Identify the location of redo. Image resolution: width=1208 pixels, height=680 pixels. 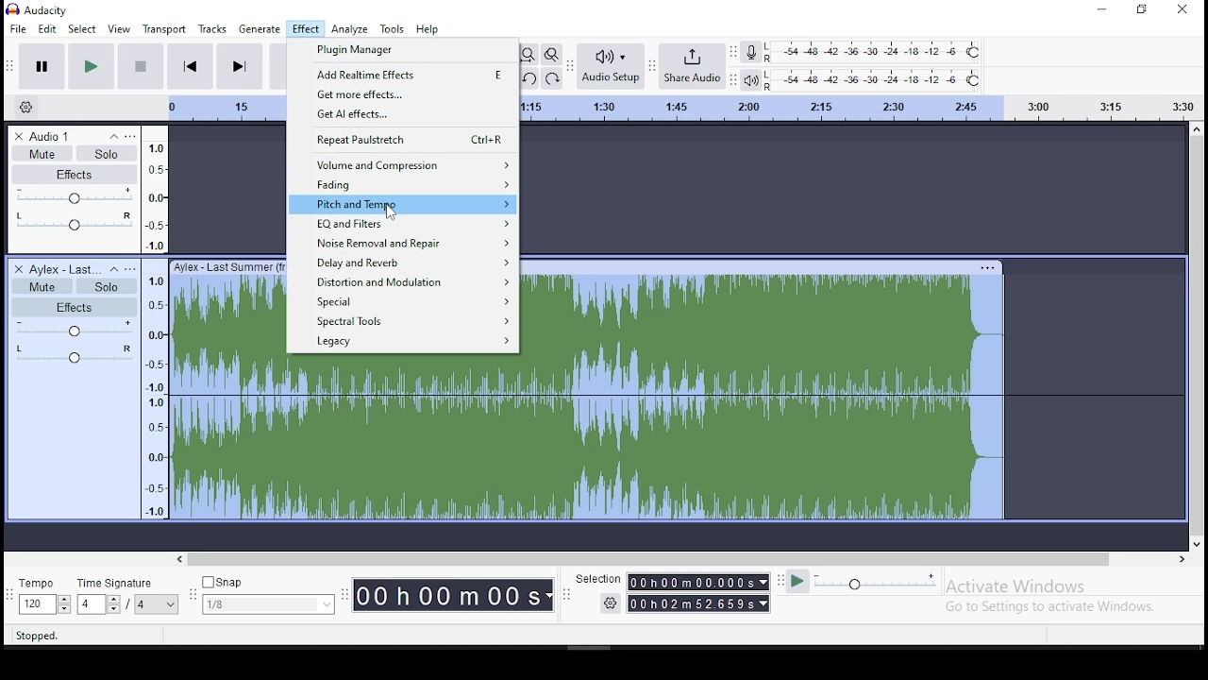
(555, 79).